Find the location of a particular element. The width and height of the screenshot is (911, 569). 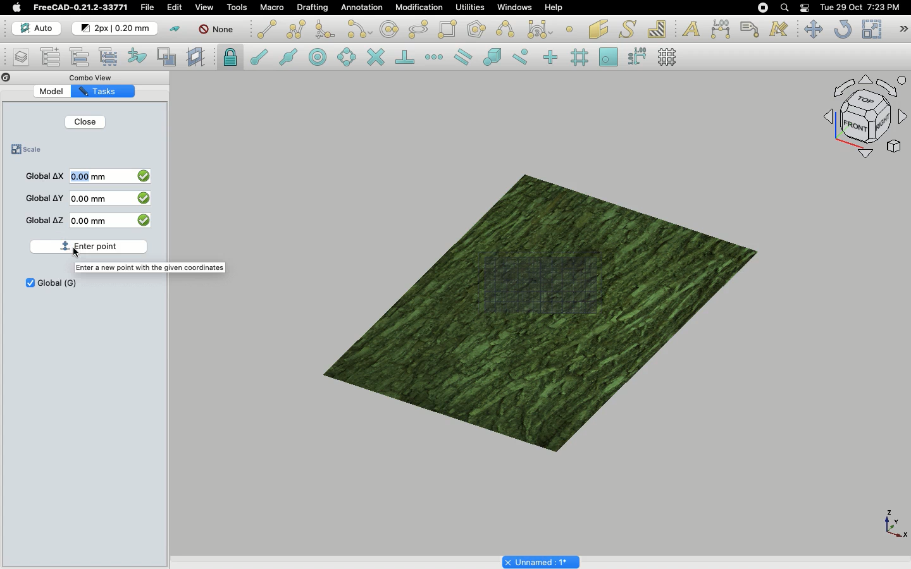

Close is located at coordinates (87, 123).